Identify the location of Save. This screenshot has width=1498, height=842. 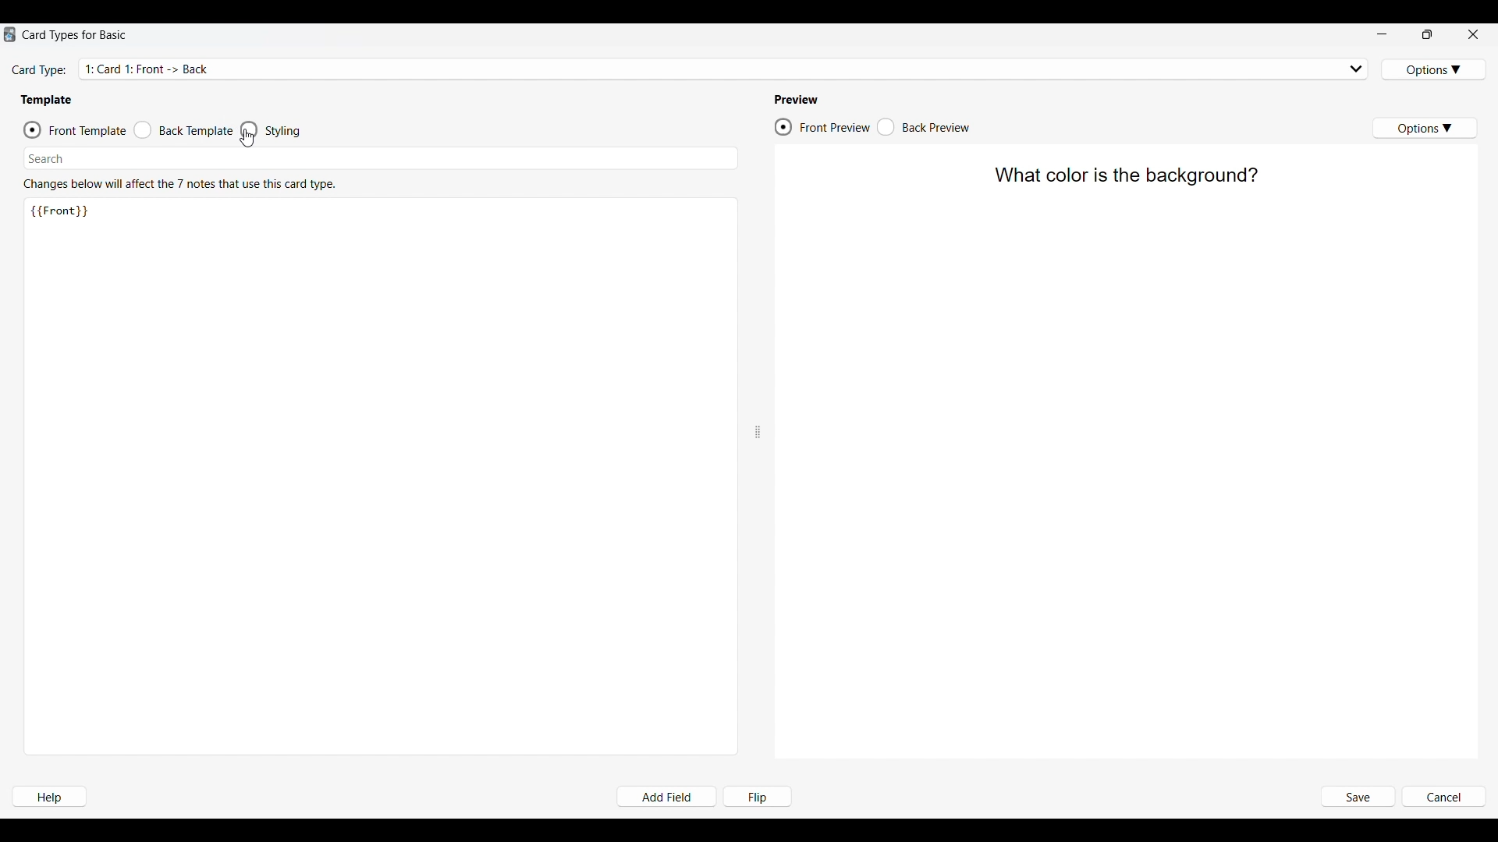
(1357, 798).